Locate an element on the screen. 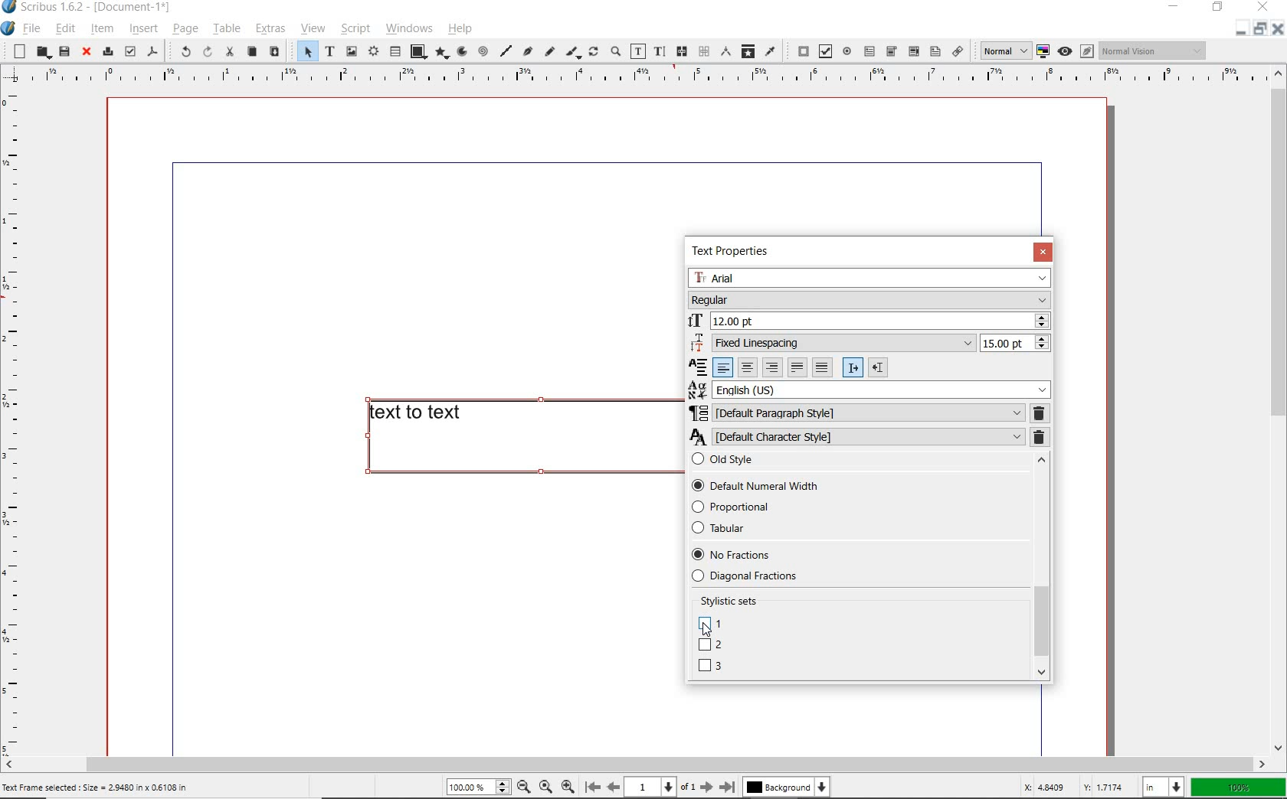 Image resolution: width=1287 pixels, height=799 pixels. line is located at coordinates (505, 51).